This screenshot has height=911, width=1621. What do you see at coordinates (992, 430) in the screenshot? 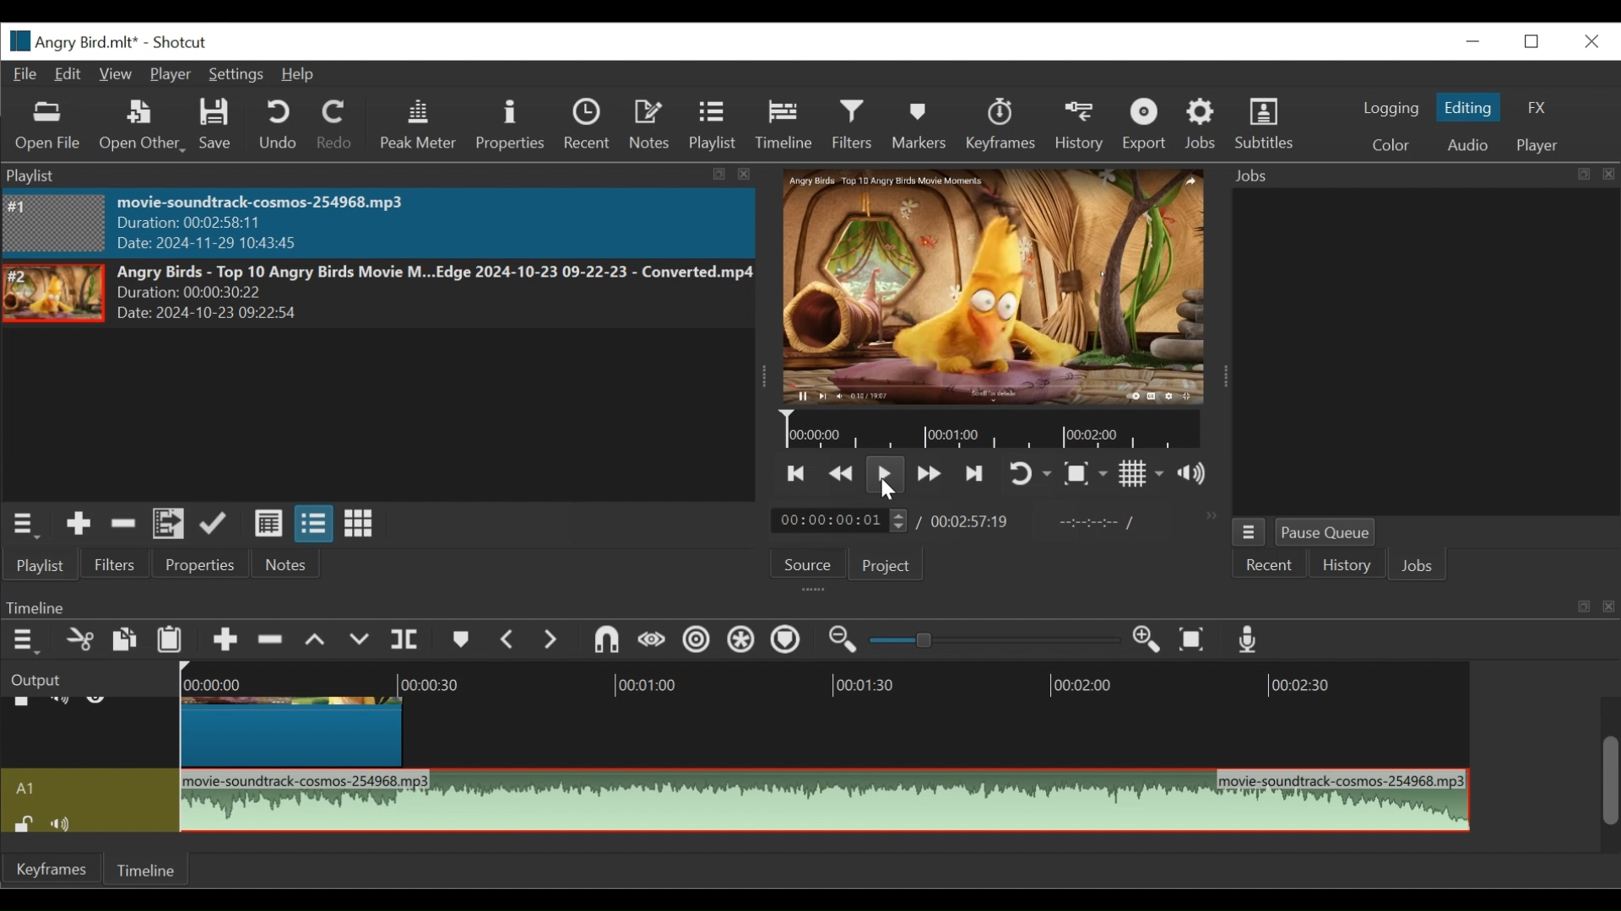
I see `Timeline` at bounding box center [992, 430].